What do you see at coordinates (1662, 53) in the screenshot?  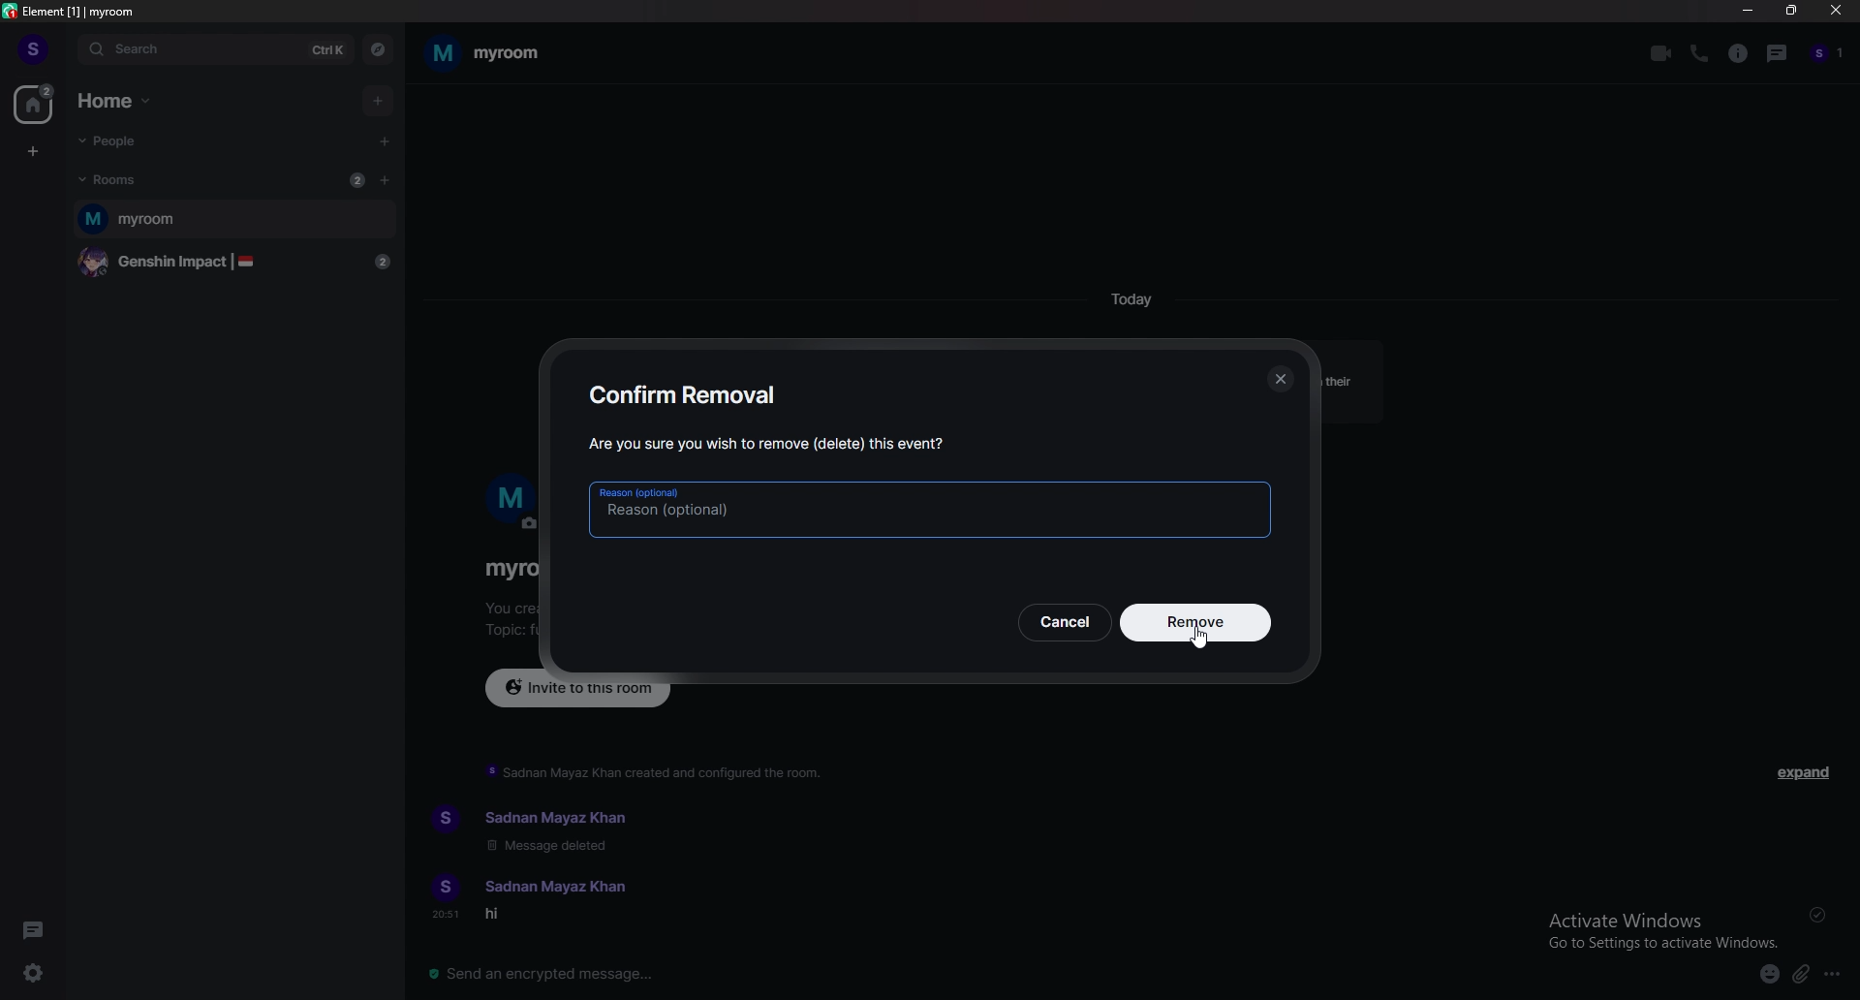 I see `video call` at bounding box center [1662, 53].